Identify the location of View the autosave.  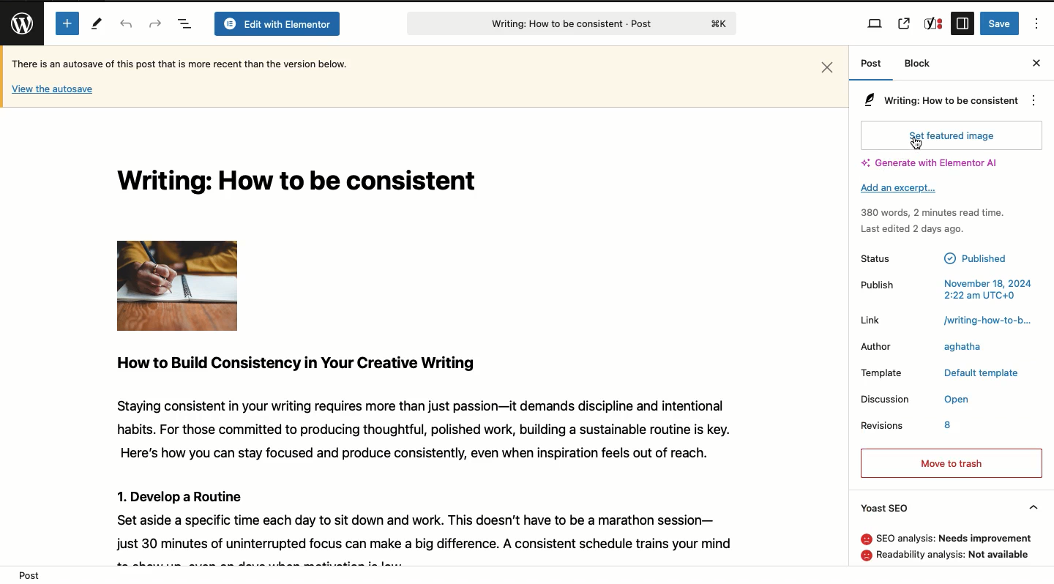
(53, 90).